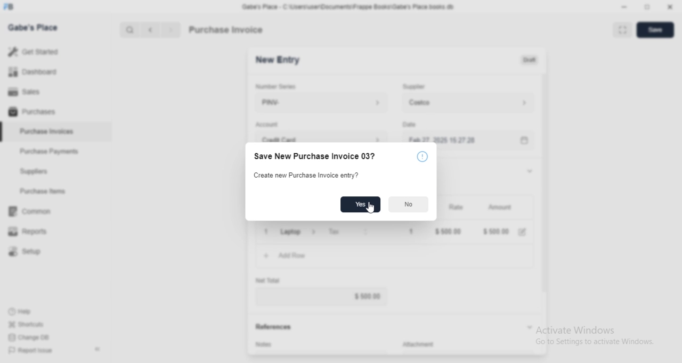  What do you see at coordinates (595, 335) in the screenshot?
I see `Activate Windows Go to Settings to activate Windows.` at bounding box center [595, 335].